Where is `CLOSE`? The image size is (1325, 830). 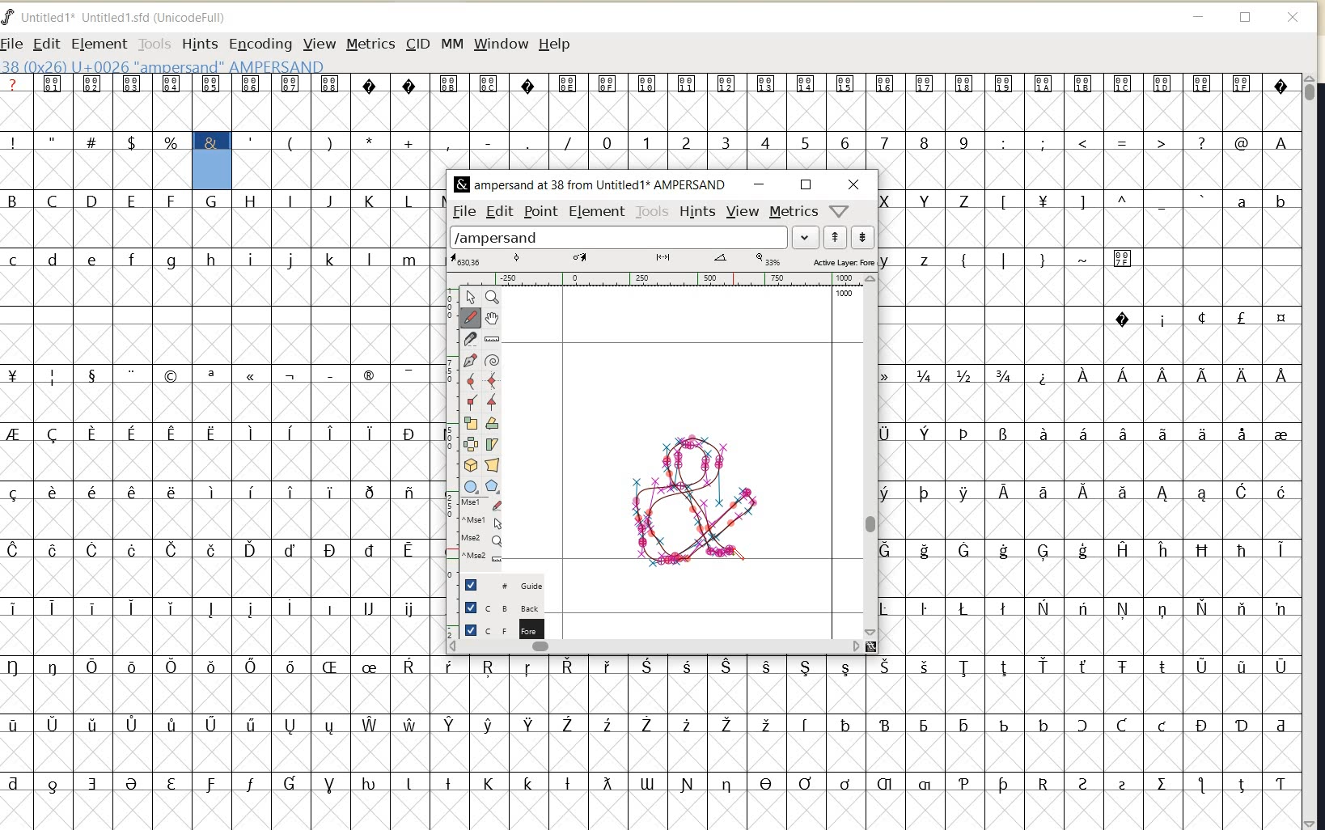
CLOSE is located at coordinates (857, 184).